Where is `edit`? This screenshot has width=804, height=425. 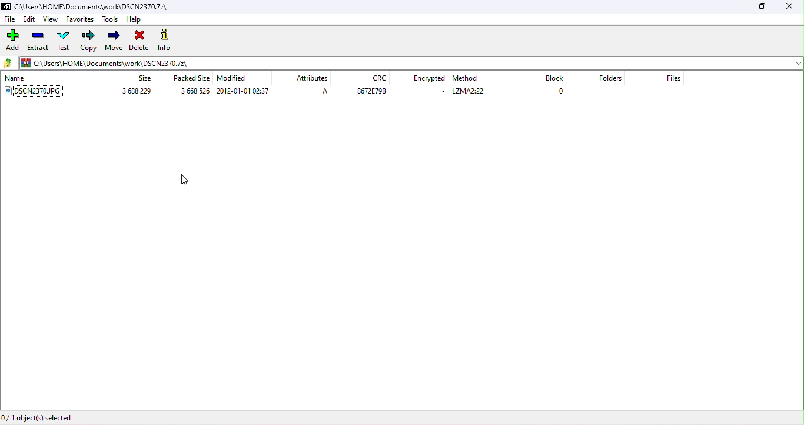
edit is located at coordinates (29, 19).